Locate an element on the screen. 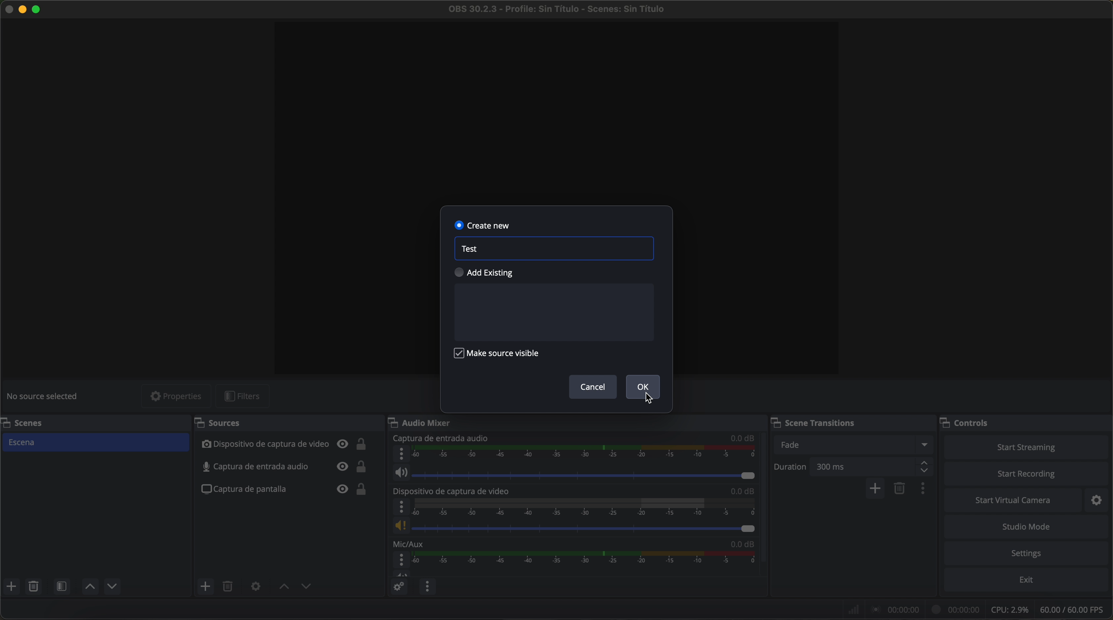  scene transitions is located at coordinates (824, 422).